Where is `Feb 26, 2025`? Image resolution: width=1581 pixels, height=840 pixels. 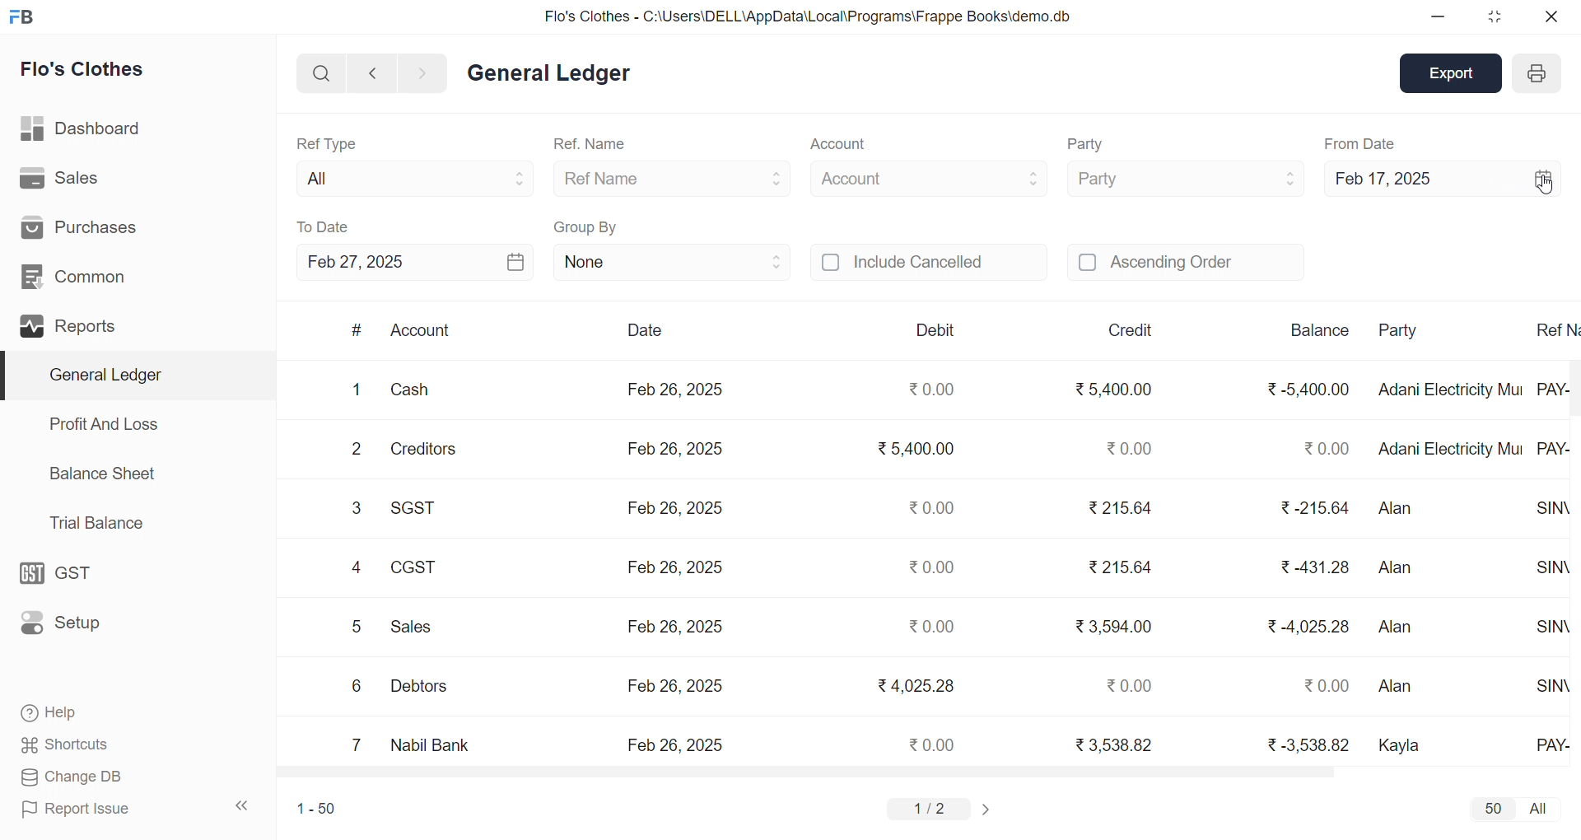
Feb 26, 2025 is located at coordinates (675, 390).